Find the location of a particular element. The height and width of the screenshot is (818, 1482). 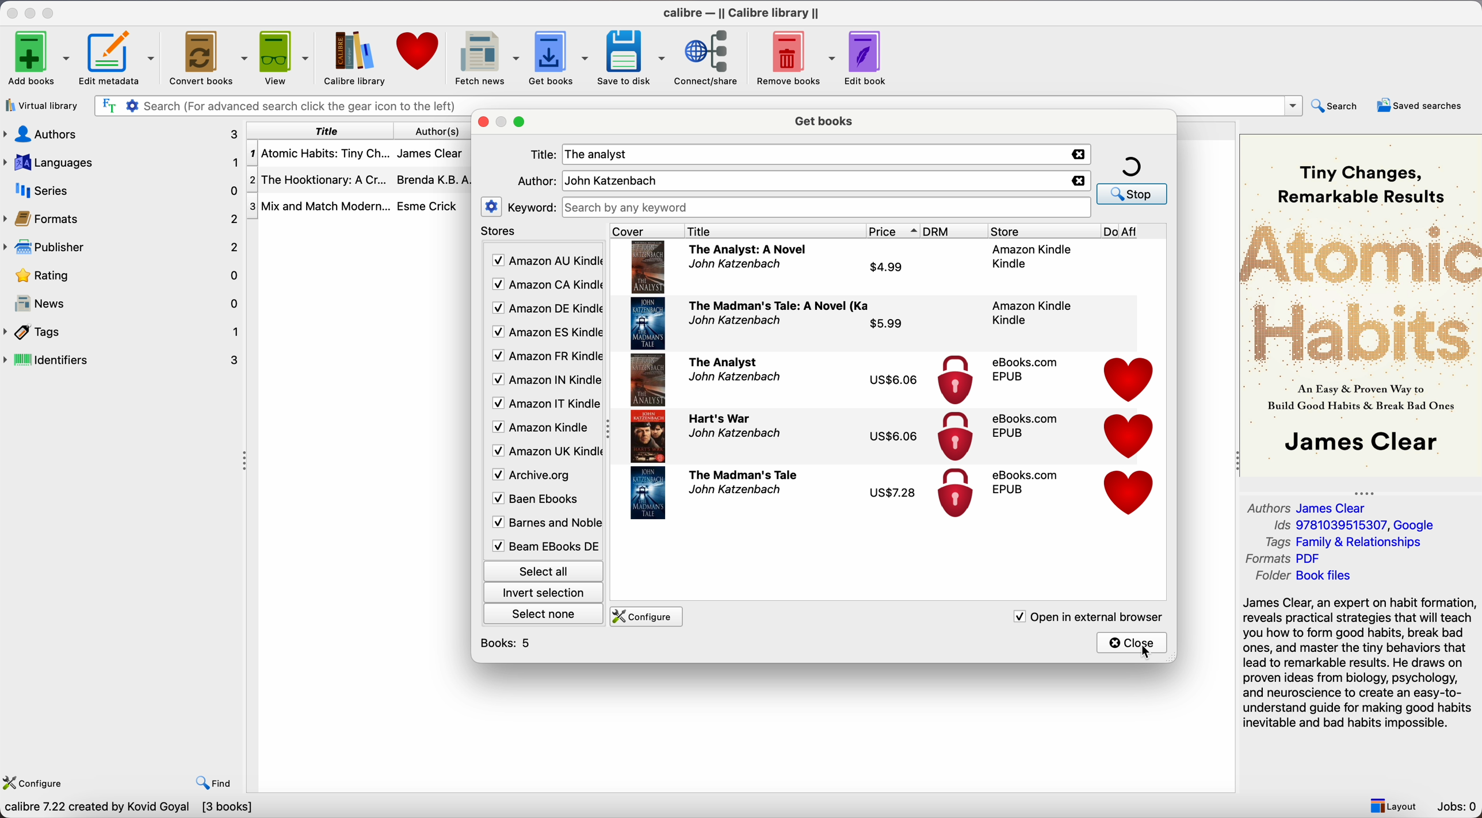

click on get books is located at coordinates (556, 58).